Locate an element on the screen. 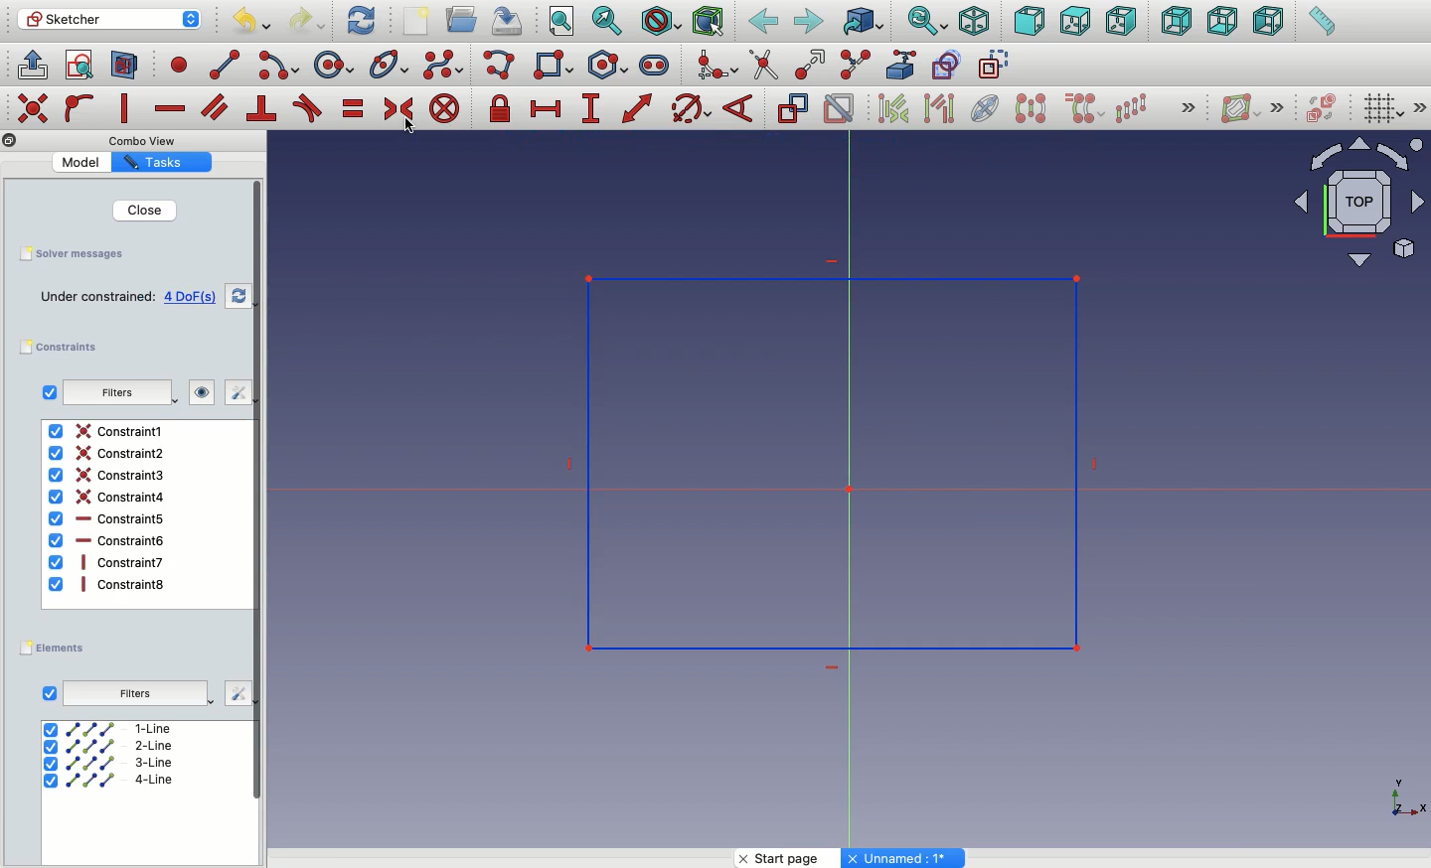 The width and height of the screenshot is (1431, 868). Rectangle is located at coordinates (882, 443).